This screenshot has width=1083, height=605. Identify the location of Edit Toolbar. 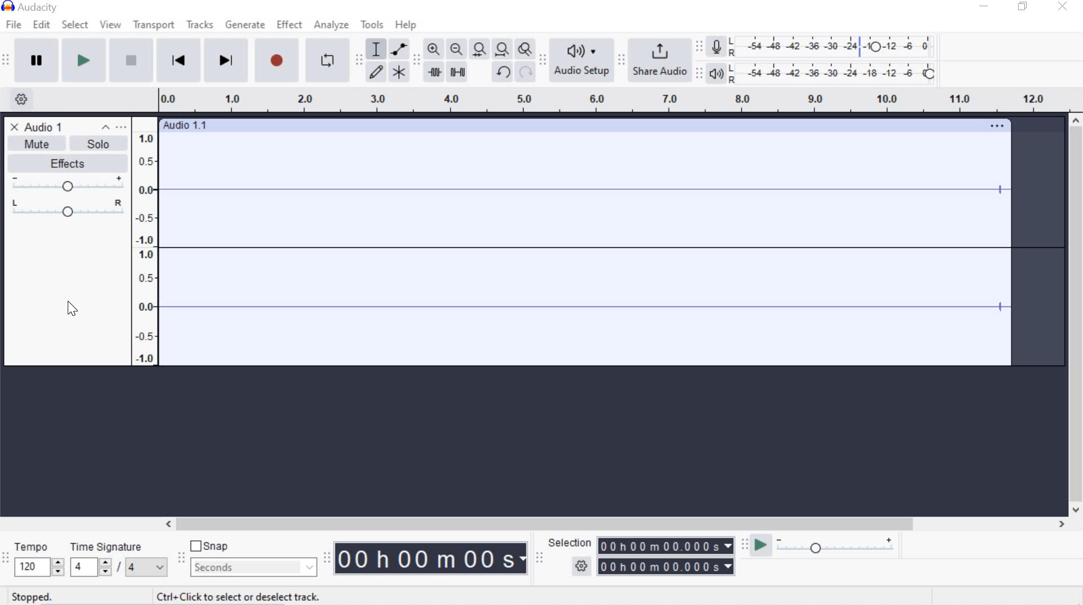
(416, 59).